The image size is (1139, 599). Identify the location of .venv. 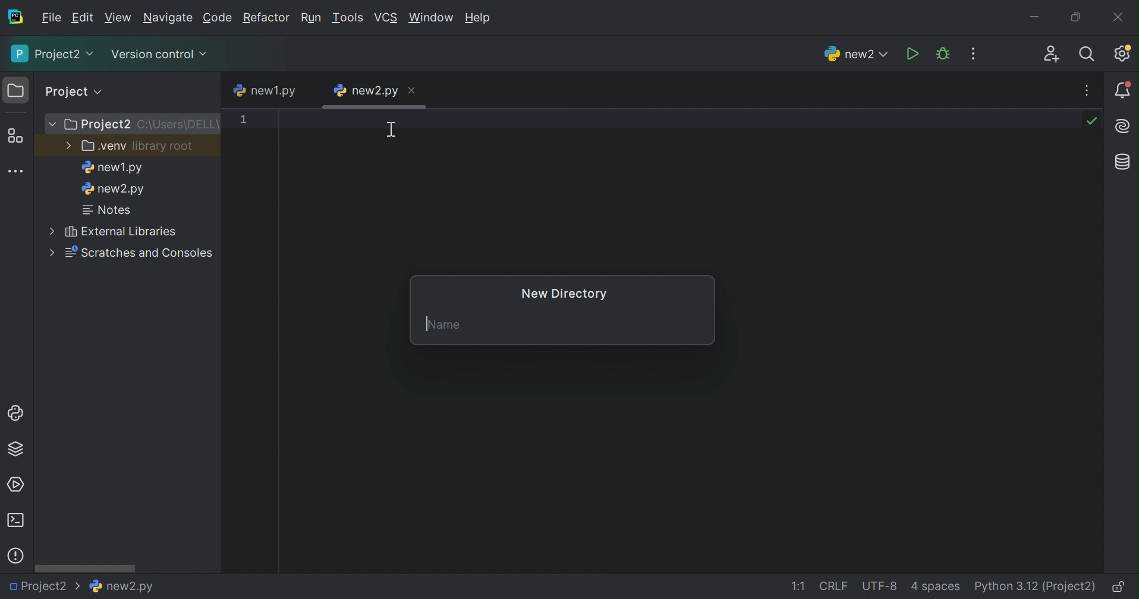
(103, 147).